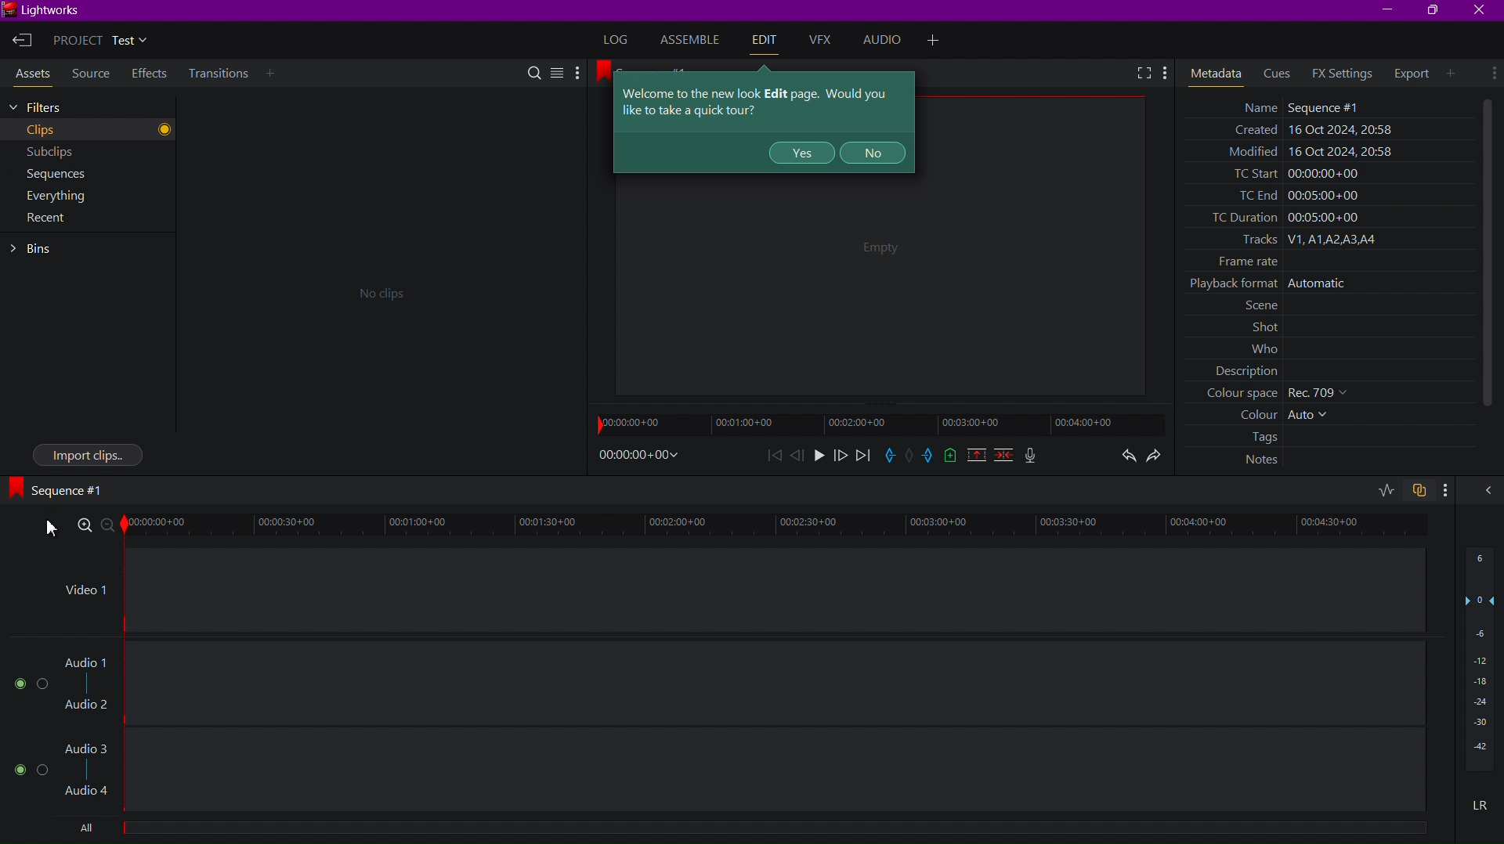 This screenshot has height=844, width=1504. Describe the element at coordinates (23, 38) in the screenshot. I see `Exit` at that location.